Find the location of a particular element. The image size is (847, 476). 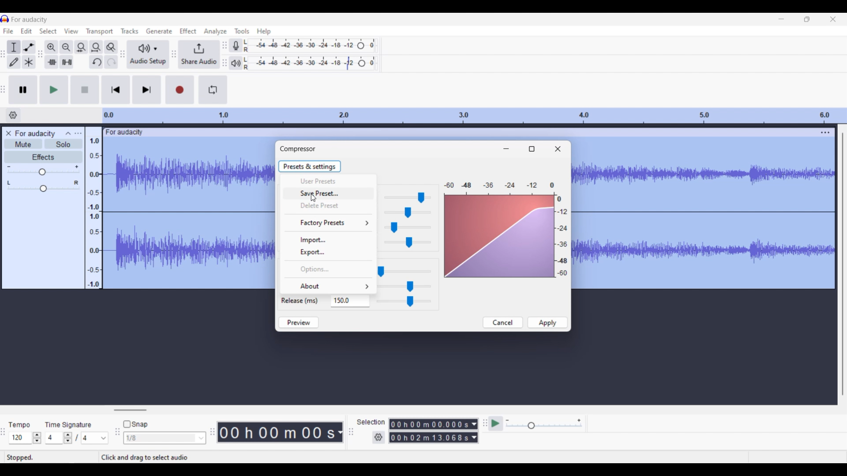

Edit menu is located at coordinates (26, 31).